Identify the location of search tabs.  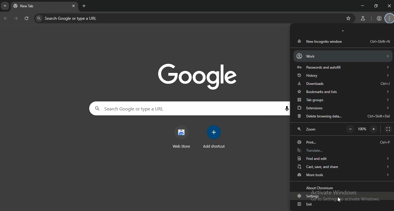
(6, 7).